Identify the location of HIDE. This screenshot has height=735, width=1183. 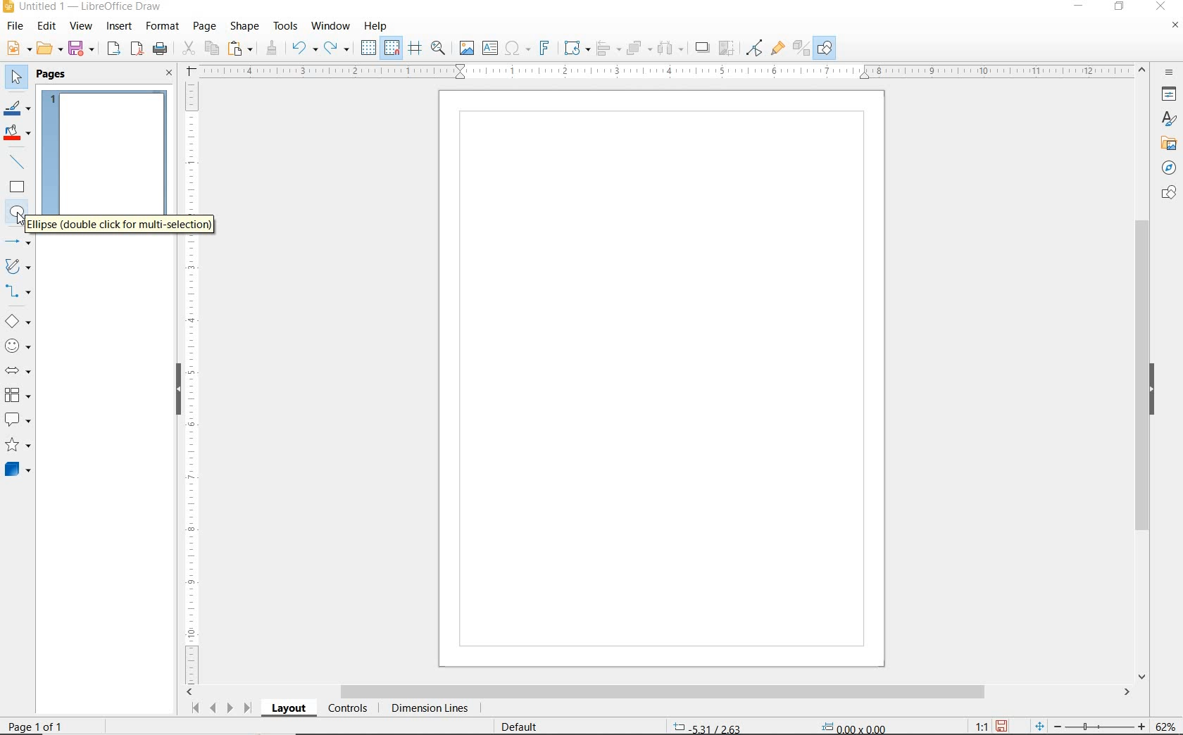
(1156, 389).